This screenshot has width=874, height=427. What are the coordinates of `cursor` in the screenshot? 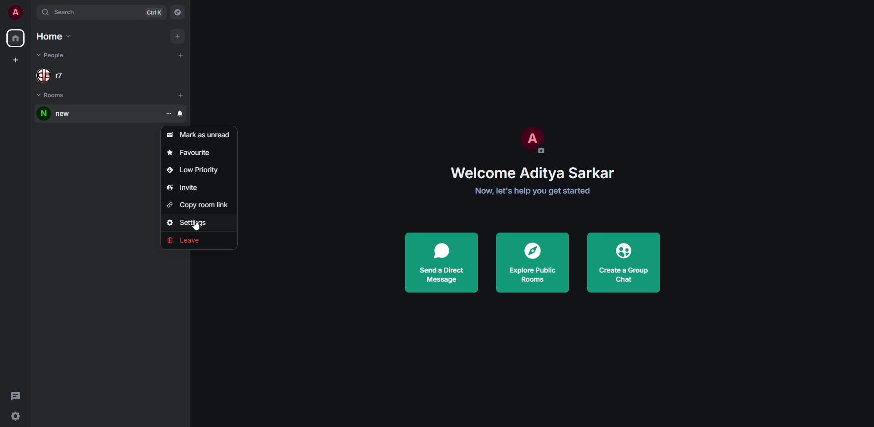 It's located at (198, 227).